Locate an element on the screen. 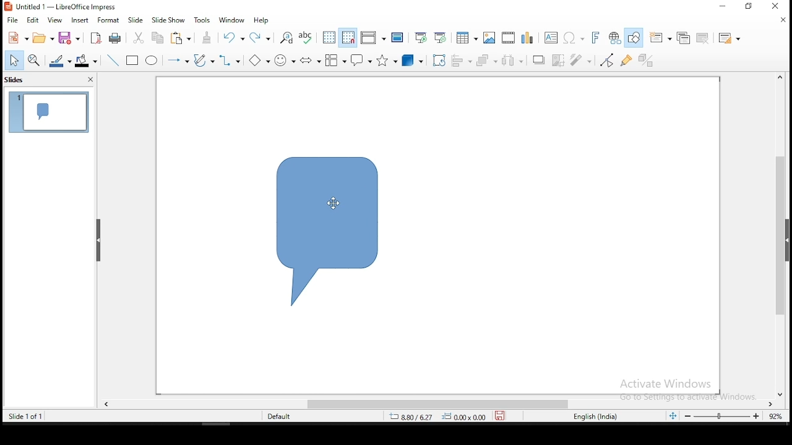 Image resolution: width=792 pixels, height=445 pixels. basic shapes is located at coordinates (259, 61).